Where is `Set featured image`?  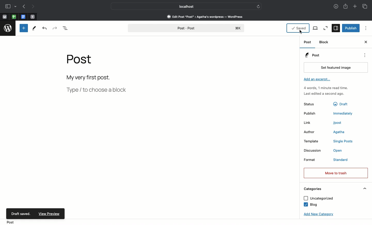
Set featured image is located at coordinates (335, 68).